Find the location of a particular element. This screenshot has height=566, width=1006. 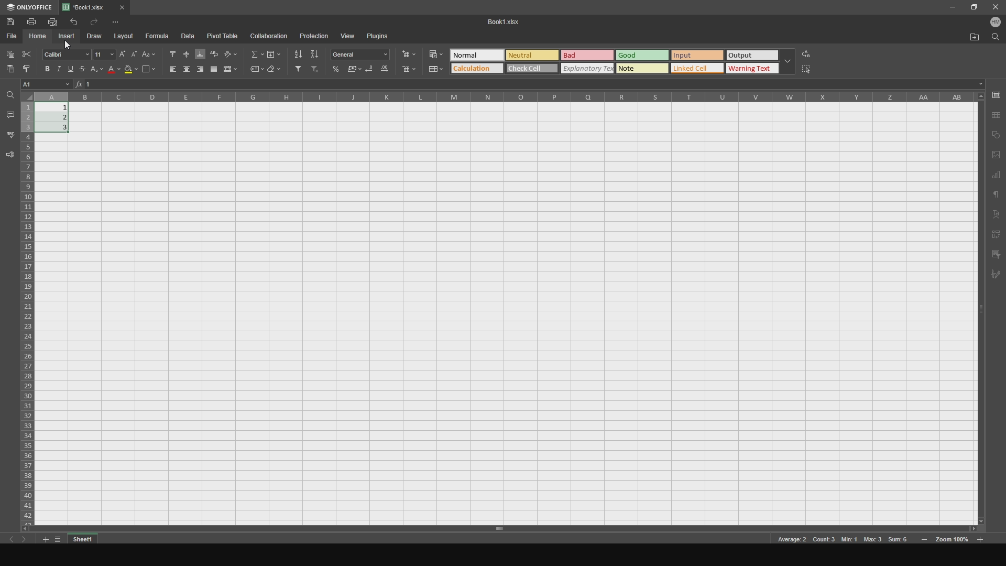

clear is located at coordinates (275, 71).